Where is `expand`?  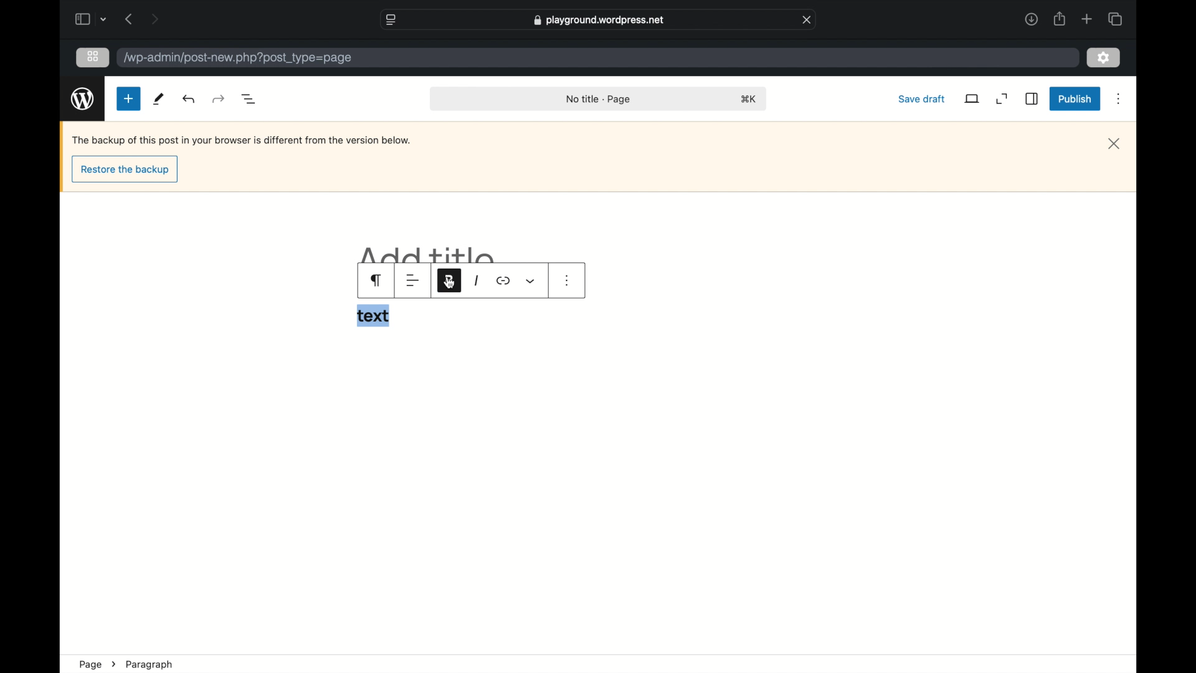
expand is located at coordinates (1002, 99).